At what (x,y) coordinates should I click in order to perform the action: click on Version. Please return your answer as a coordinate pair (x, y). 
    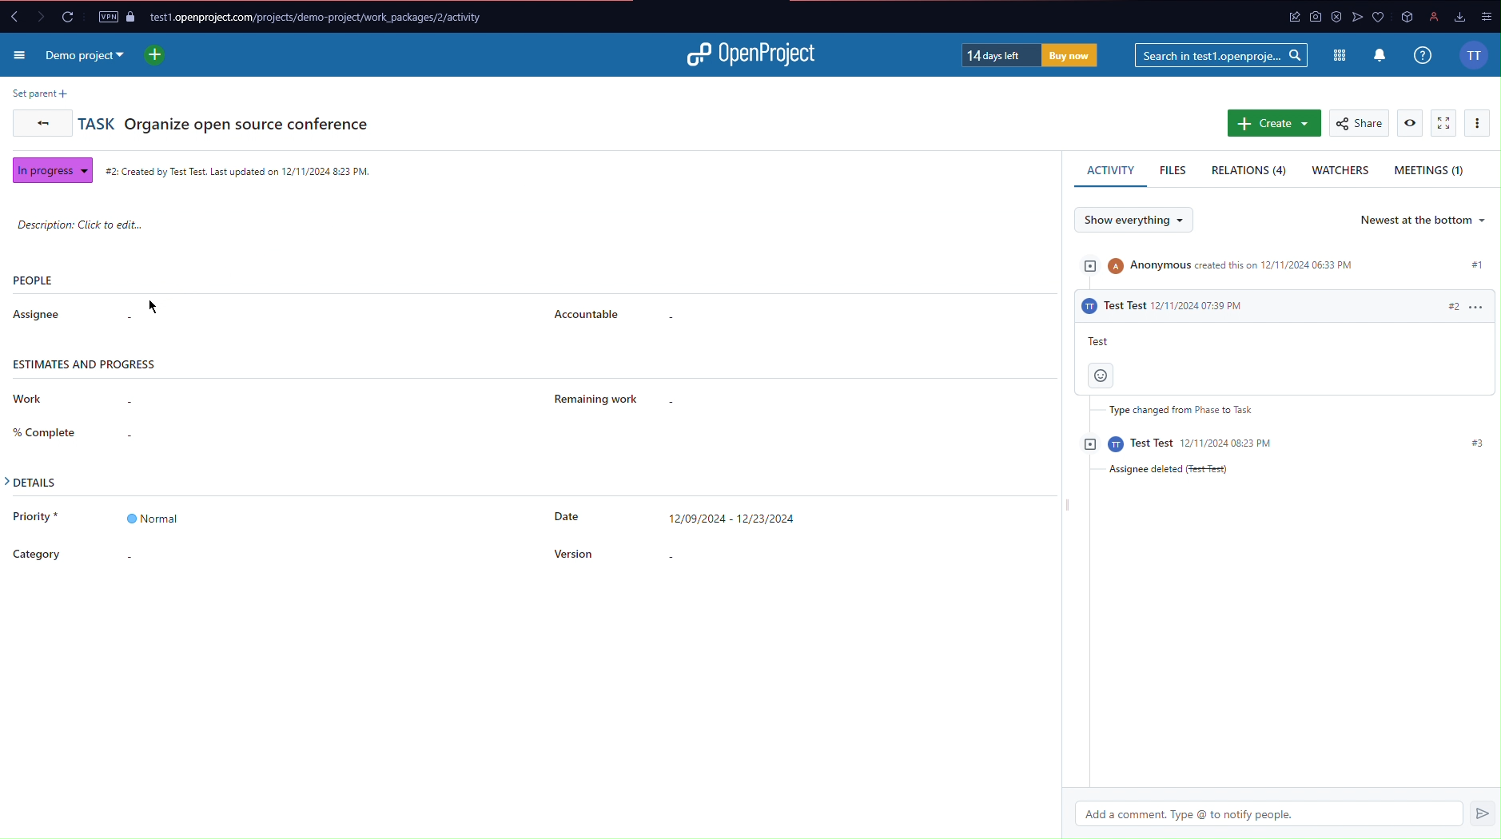
    Looking at the image, I should click on (572, 553).